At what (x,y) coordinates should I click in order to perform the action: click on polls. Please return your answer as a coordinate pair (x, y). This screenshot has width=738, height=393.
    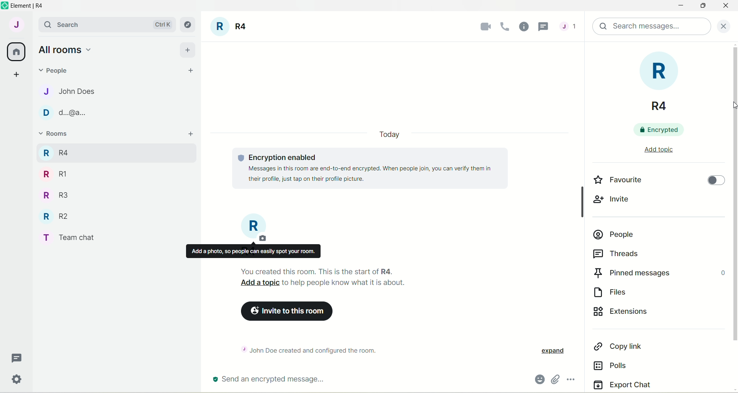
    Looking at the image, I should click on (612, 366).